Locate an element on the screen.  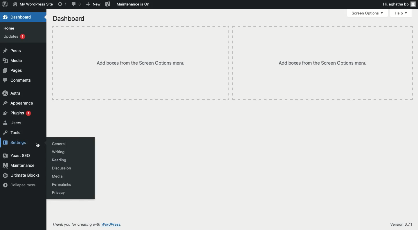
Version 6.7.1 is located at coordinates (401, 223).